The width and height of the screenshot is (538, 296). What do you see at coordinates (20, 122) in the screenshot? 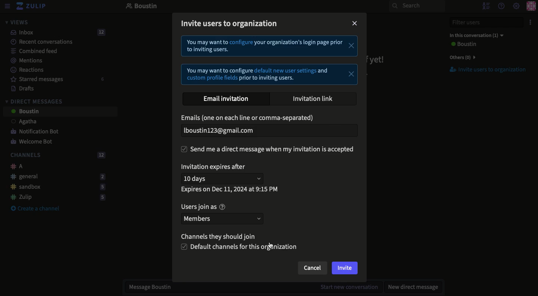
I see `User 1` at bounding box center [20, 122].